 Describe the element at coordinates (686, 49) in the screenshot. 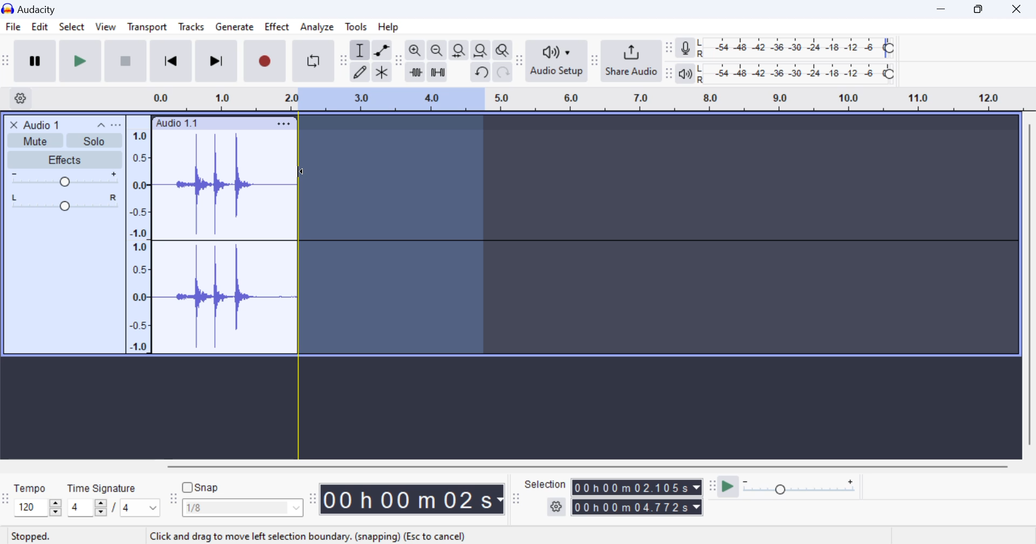

I see `record meter` at that location.